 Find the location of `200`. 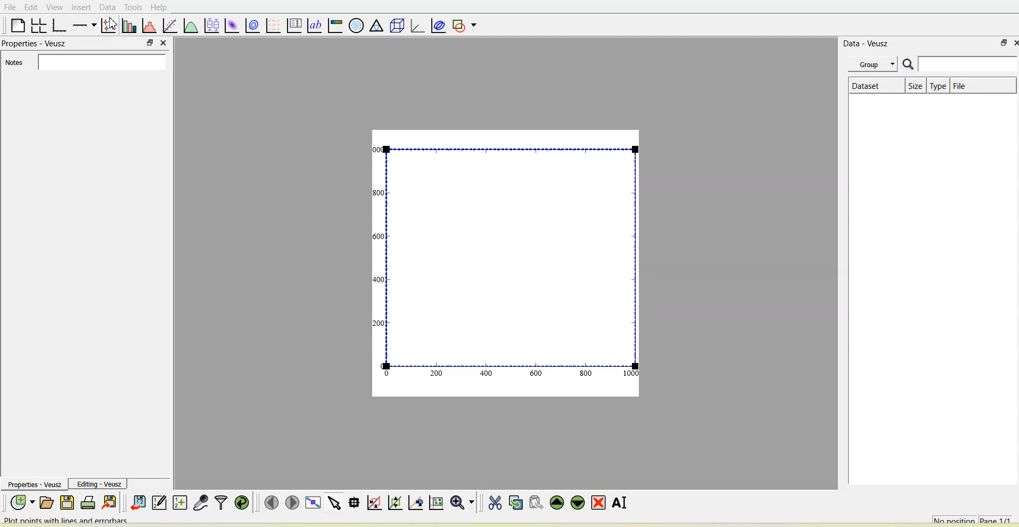

200 is located at coordinates (436, 374).